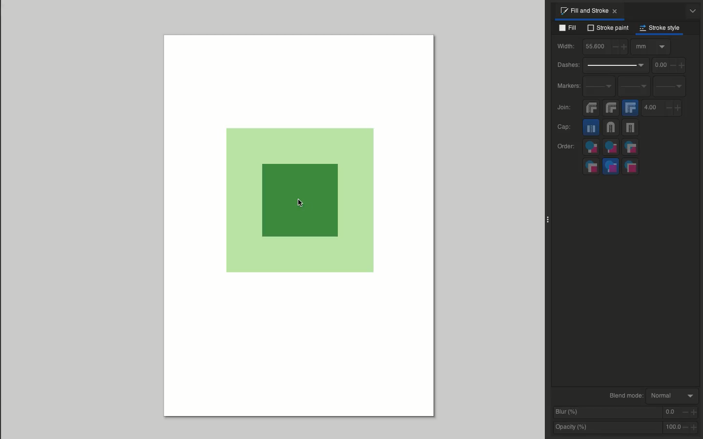 This screenshot has width=703, height=439. Describe the element at coordinates (566, 147) in the screenshot. I see `Order` at that location.